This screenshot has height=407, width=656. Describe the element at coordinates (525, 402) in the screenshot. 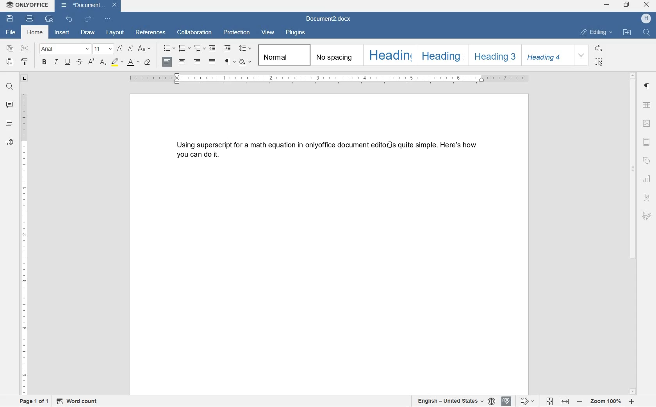

I see `track changes` at that location.